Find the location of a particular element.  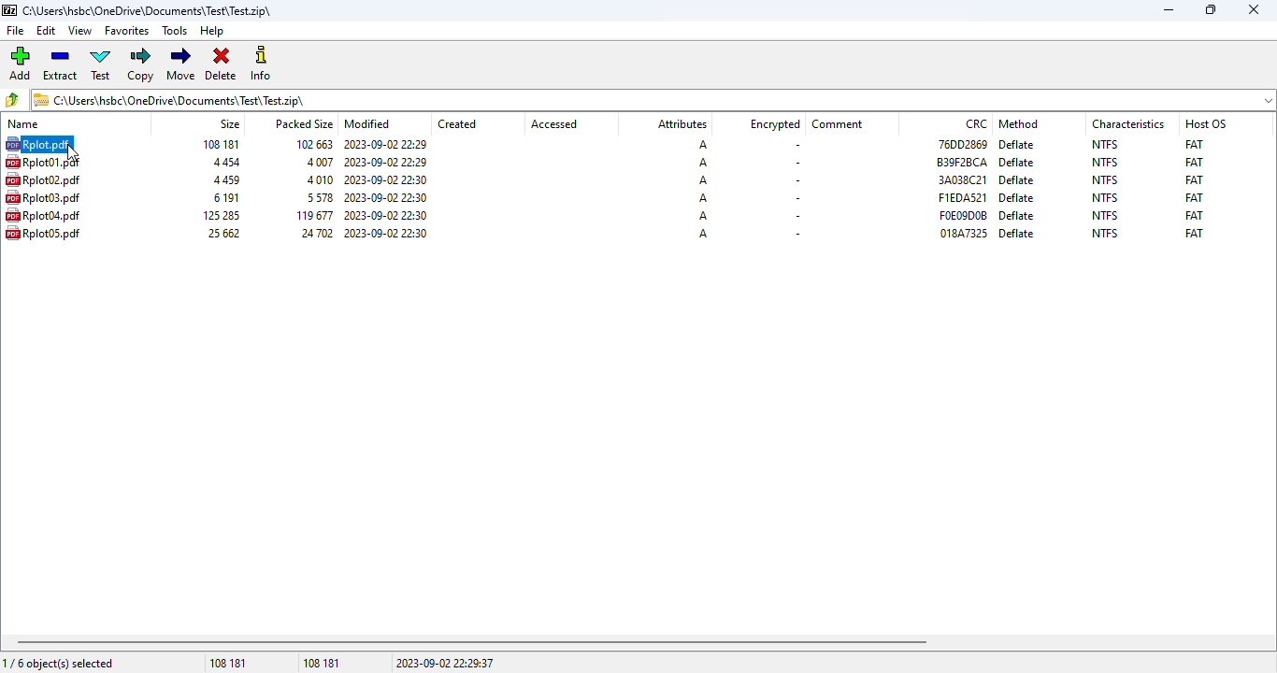

minimize is located at coordinates (1168, 10).